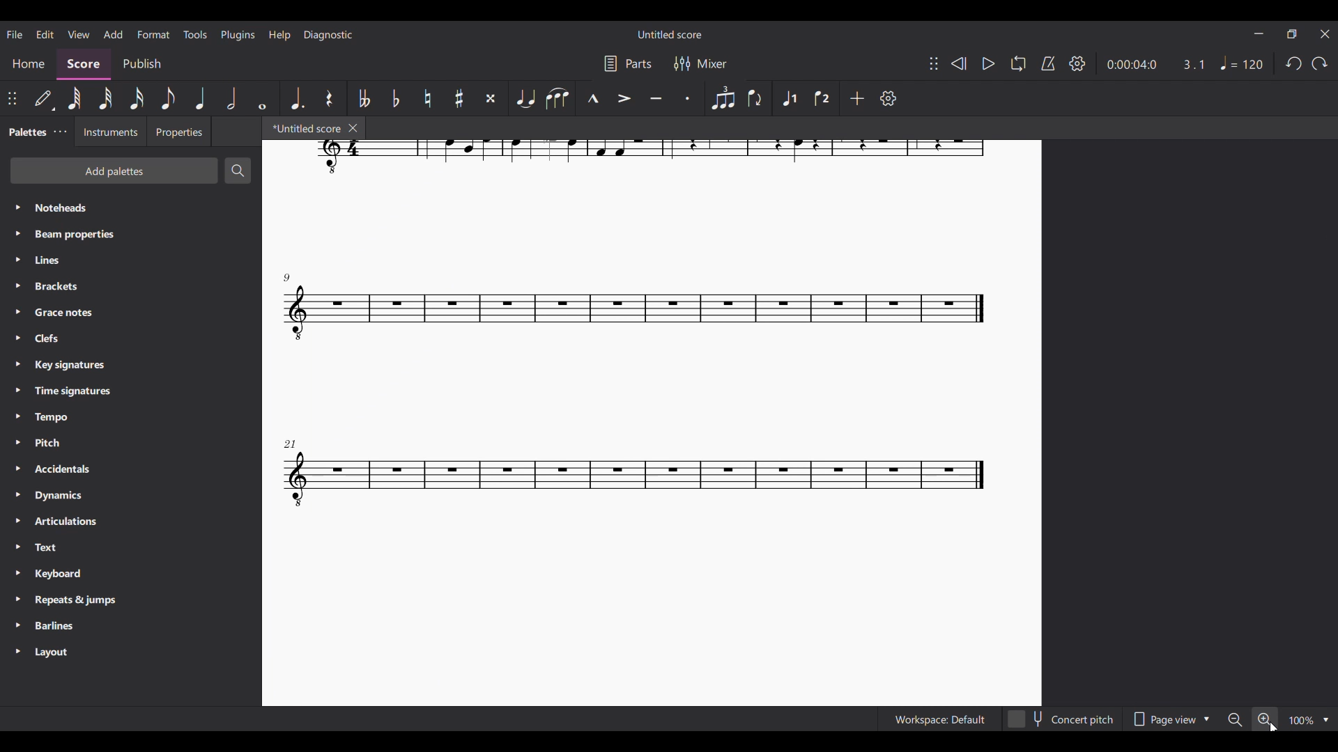  What do you see at coordinates (43, 99) in the screenshot?
I see `Default` at bounding box center [43, 99].